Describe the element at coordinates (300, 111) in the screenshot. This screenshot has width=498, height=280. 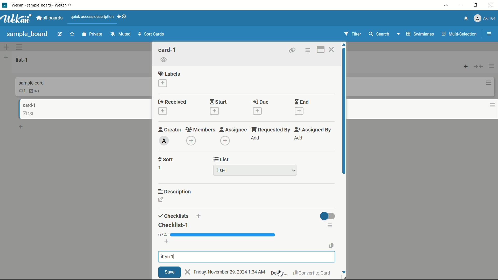
I see `add date` at that location.